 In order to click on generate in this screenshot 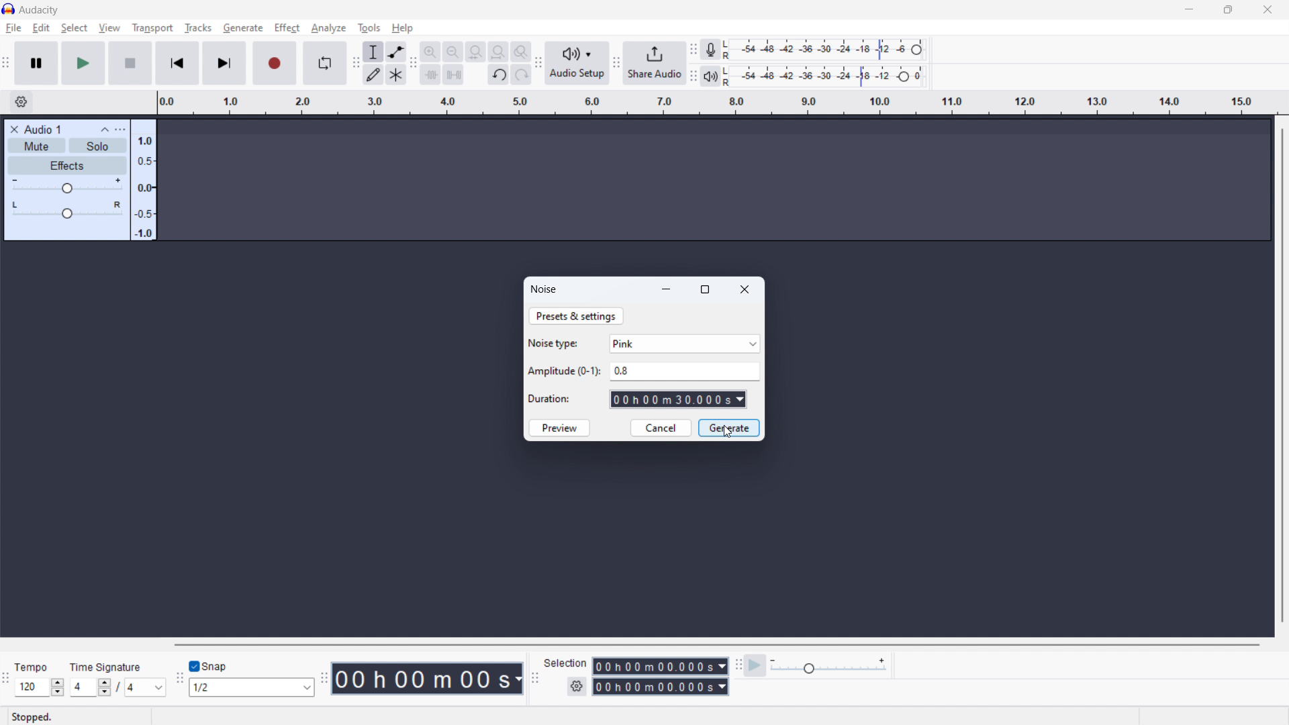, I will do `click(730, 428)`.